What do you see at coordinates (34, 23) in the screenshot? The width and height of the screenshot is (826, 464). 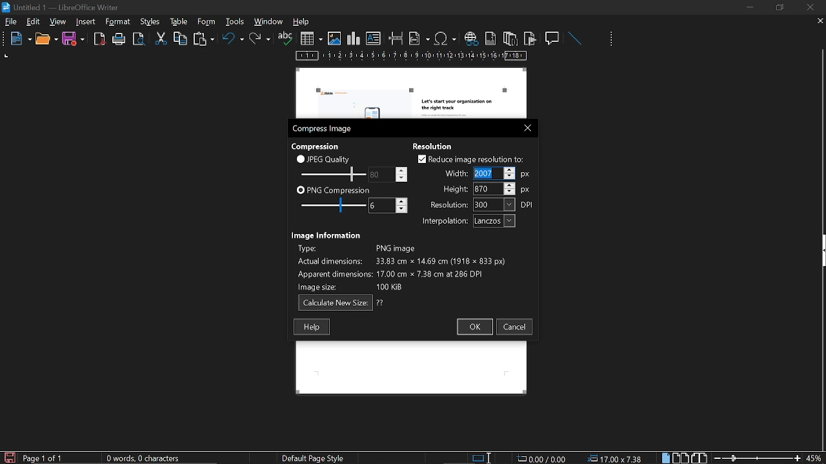 I see `edit` at bounding box center [34, 23].